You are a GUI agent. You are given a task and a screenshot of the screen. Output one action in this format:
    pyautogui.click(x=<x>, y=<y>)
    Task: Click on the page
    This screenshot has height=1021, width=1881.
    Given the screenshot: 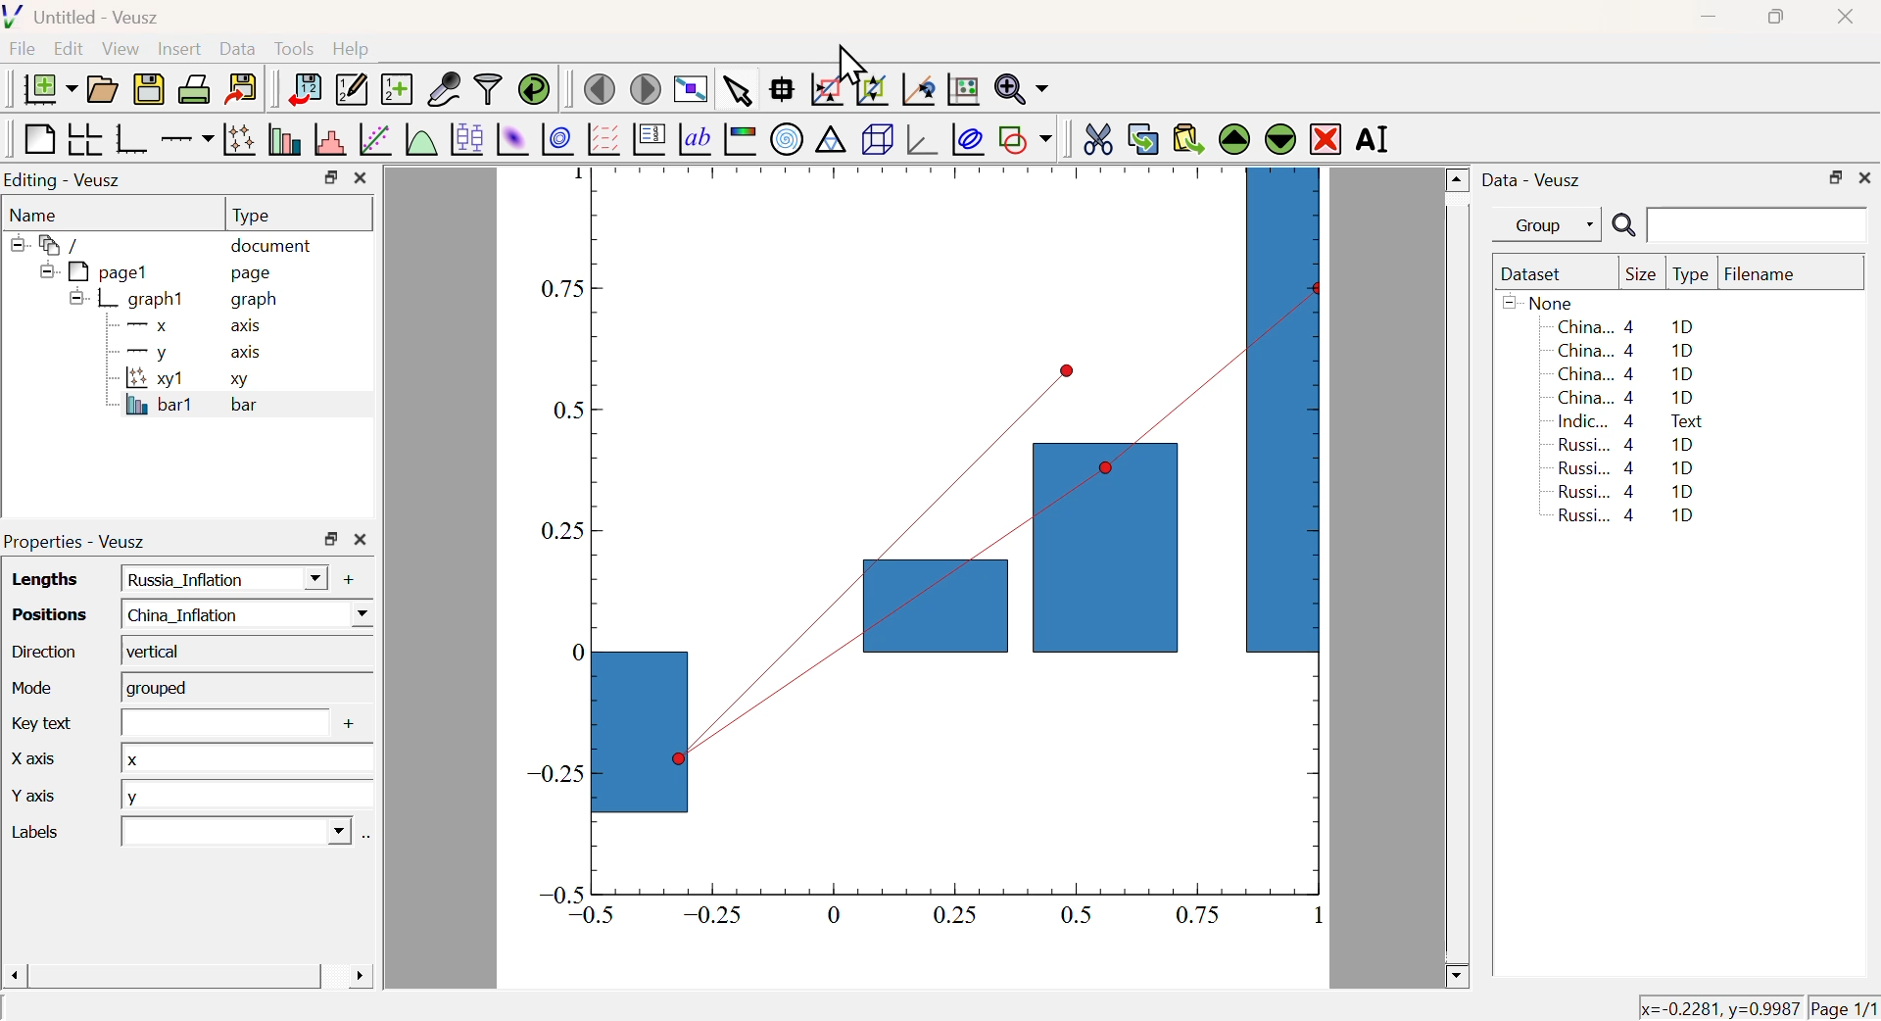 What is the action you would take?
    pyautogui.click(x=255, y=272)
    